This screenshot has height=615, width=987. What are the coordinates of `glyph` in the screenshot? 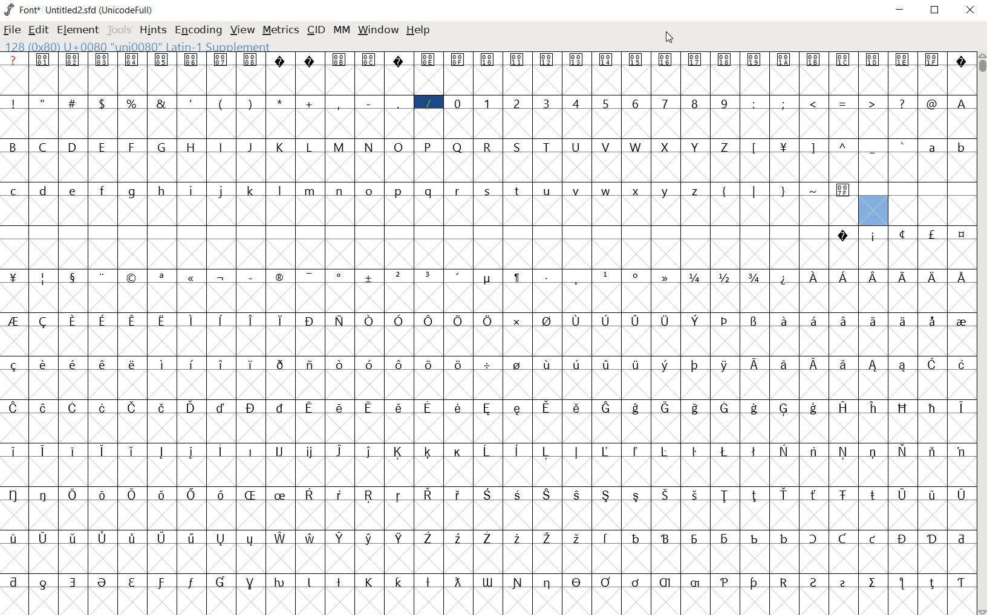 It's located at (42, 147).